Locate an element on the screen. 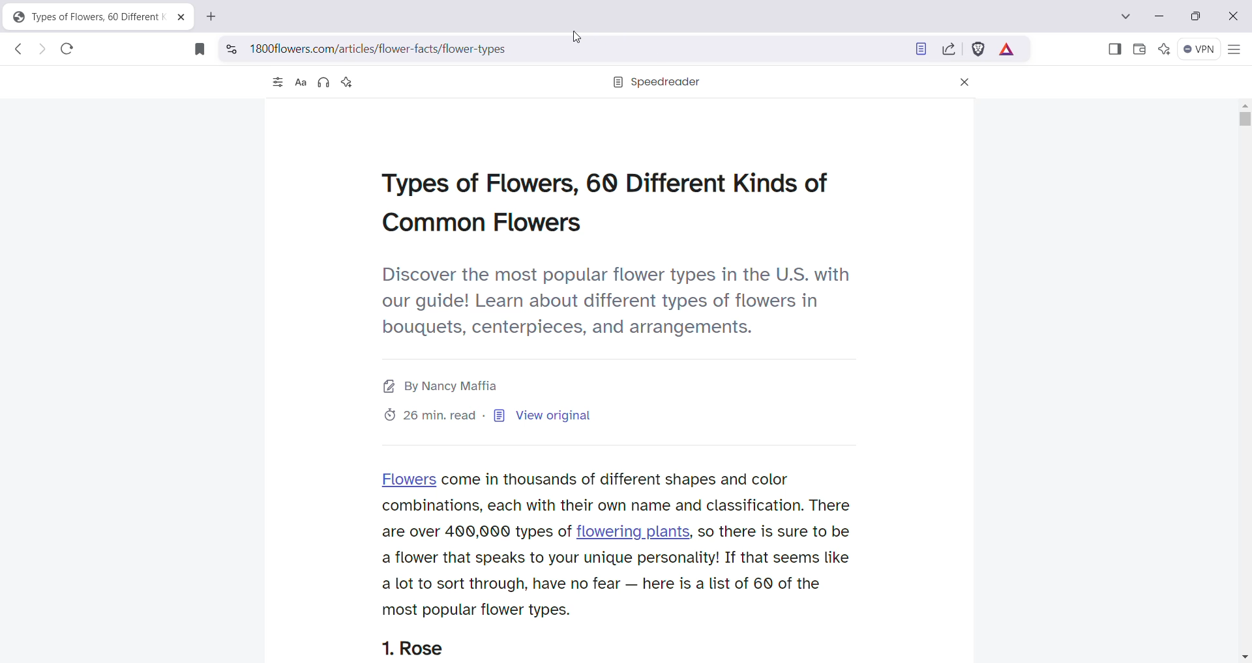  Appearanace Settings is located at coordinates (299, 83).